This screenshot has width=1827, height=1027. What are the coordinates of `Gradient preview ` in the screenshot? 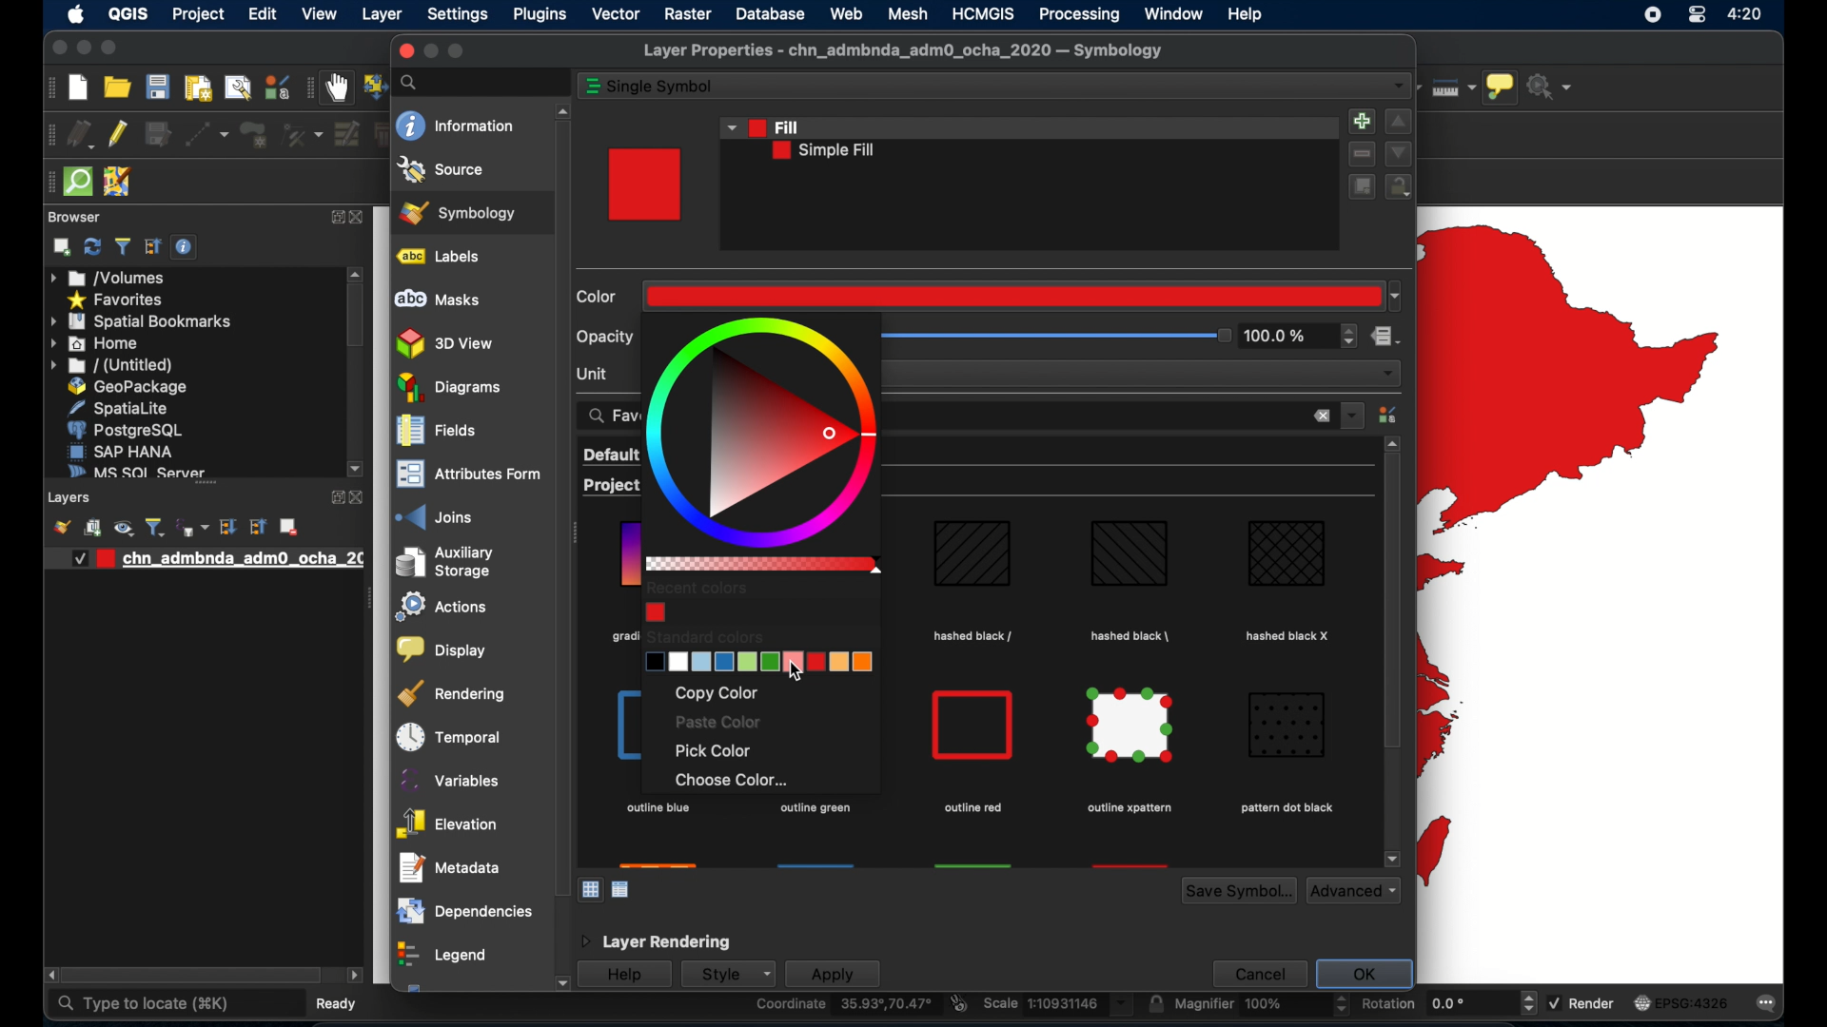 It's located at (1287, 553).